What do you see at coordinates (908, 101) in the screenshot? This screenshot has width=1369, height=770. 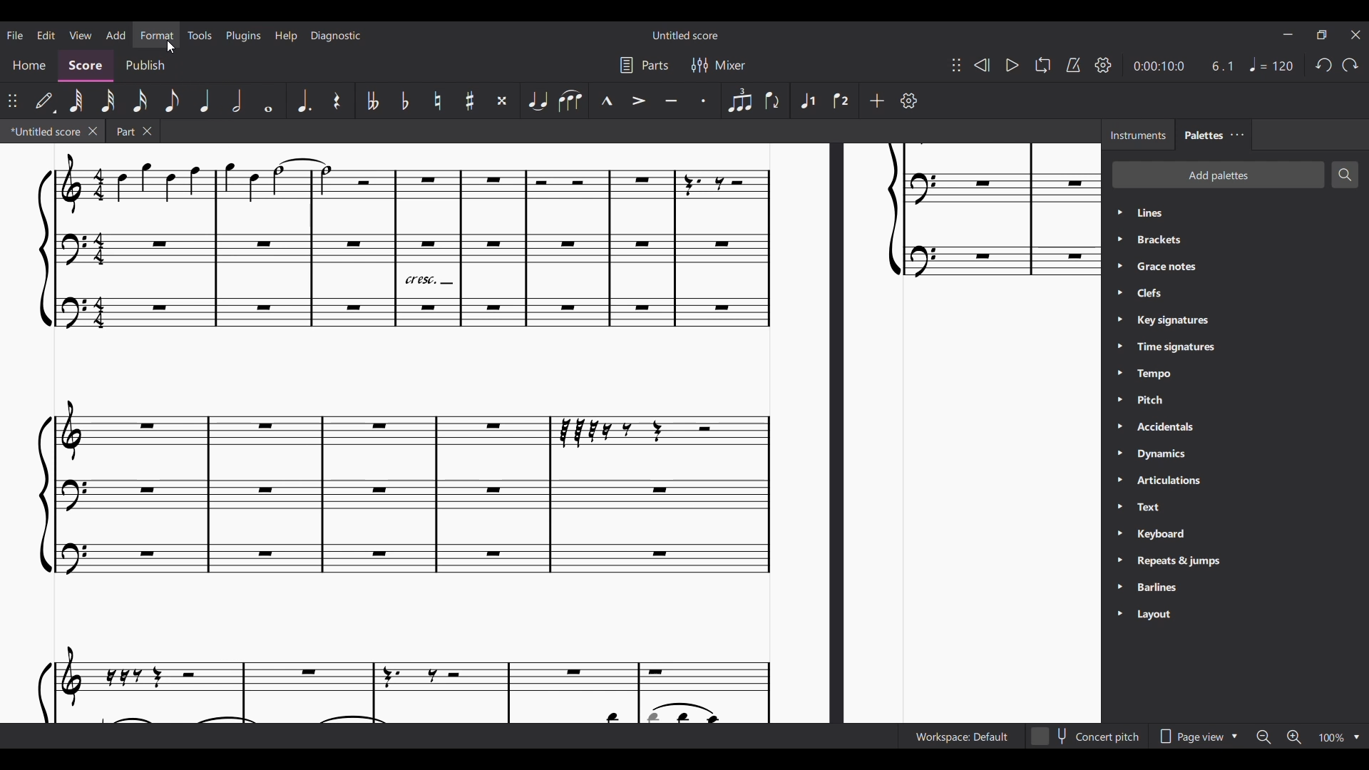 I see `Customize toolbar` at bounding box center [908, 101].